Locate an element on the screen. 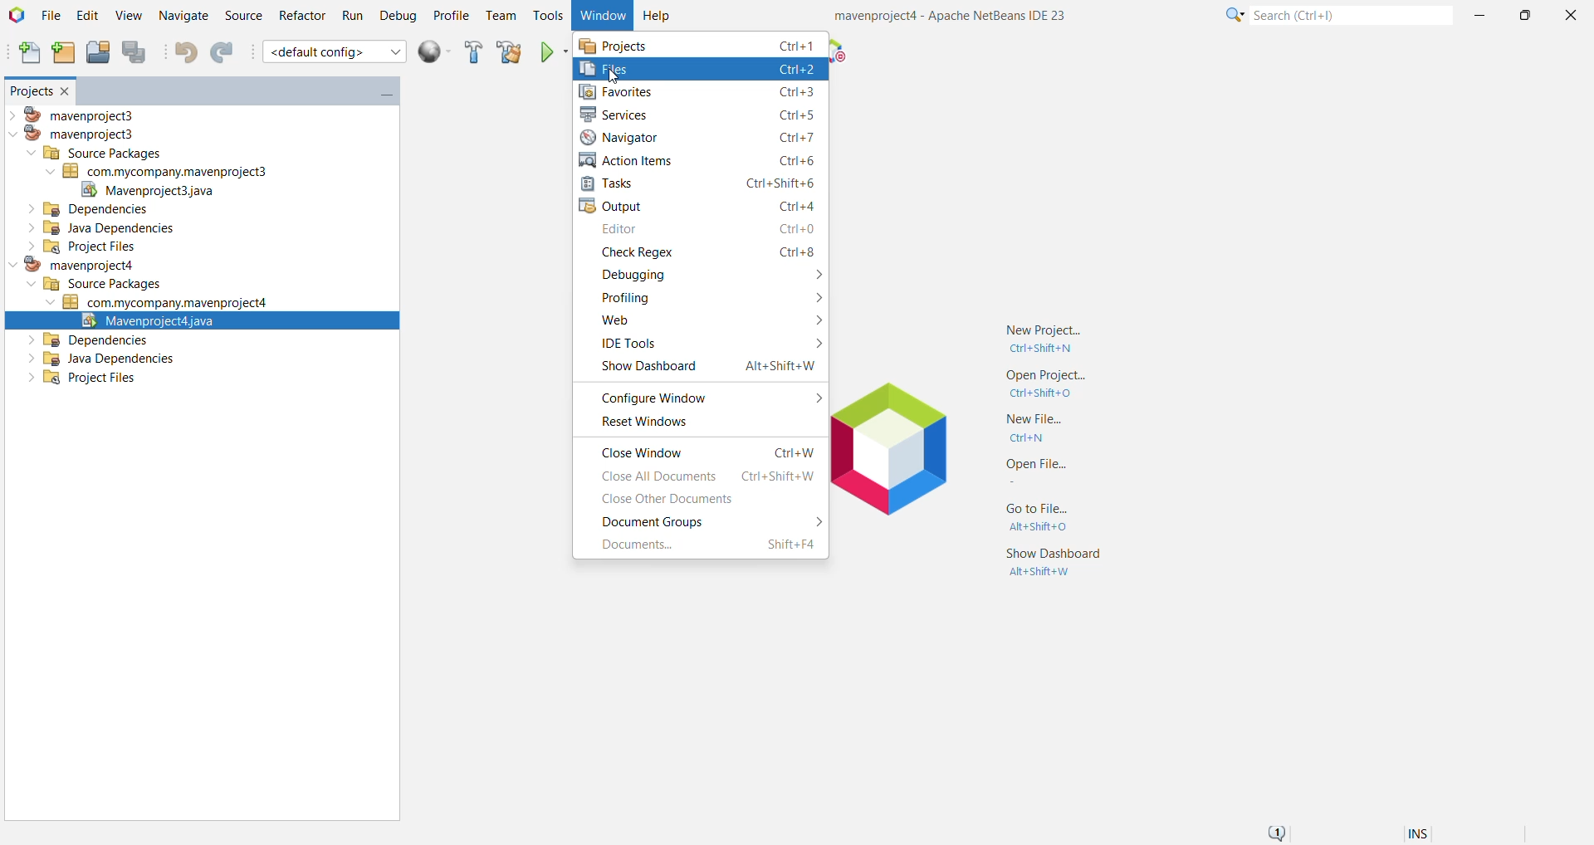 This screenshot has width=1594, height=845.  is located at coordinates (704, 523).